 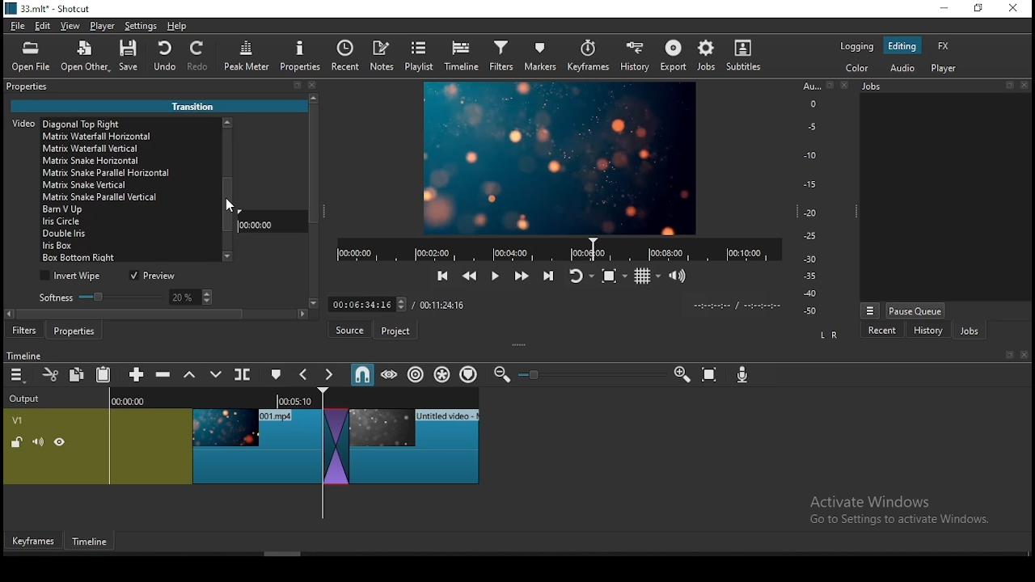 What do you see at coordinates (535, 375) in the screenshot?
I see `` at bounding box center [535, 375].